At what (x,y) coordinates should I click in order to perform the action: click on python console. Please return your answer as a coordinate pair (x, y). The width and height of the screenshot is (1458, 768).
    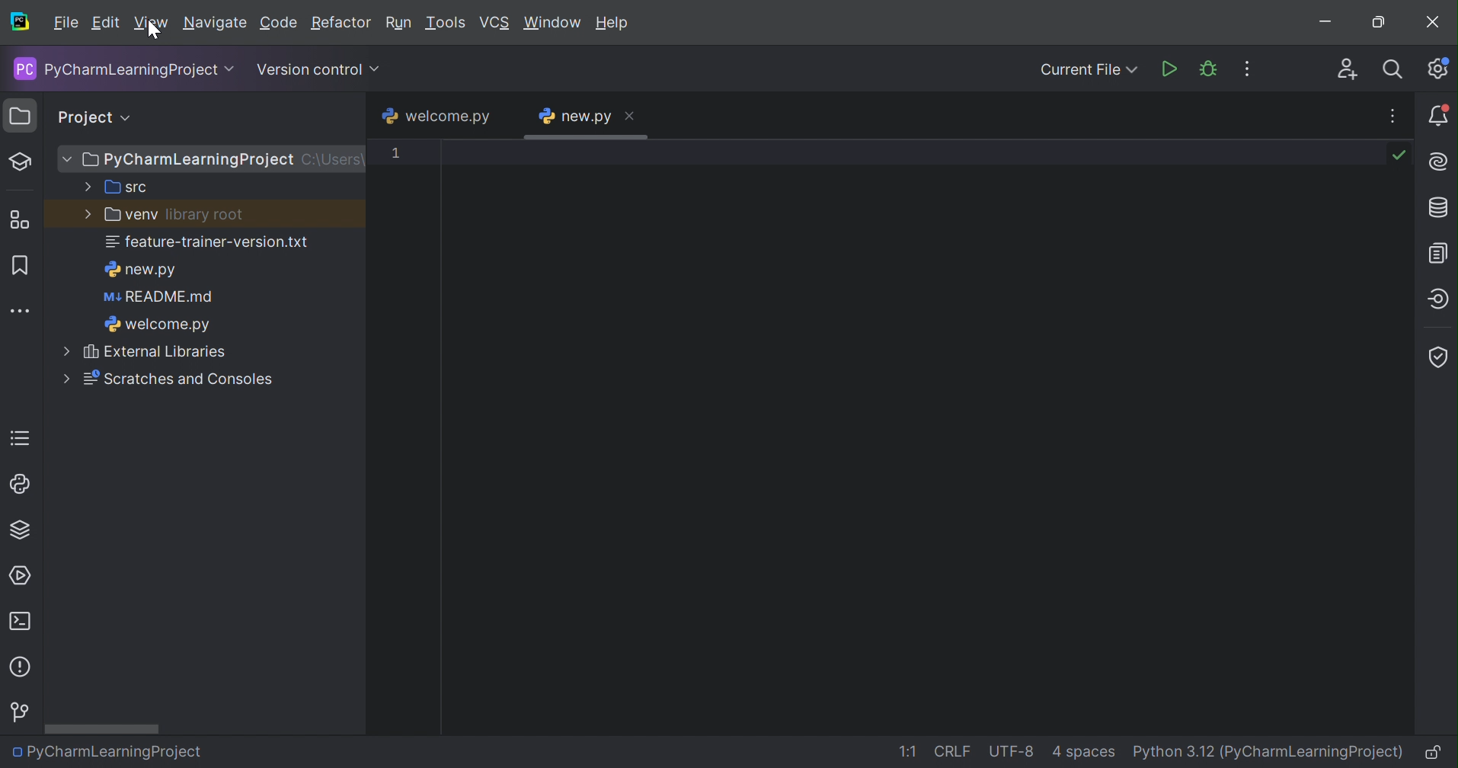
    Looking at the image, I should click on (20, 485).